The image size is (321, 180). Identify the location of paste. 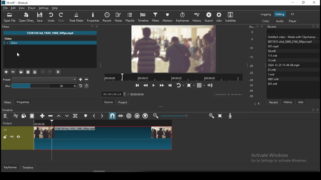
(32, 116).